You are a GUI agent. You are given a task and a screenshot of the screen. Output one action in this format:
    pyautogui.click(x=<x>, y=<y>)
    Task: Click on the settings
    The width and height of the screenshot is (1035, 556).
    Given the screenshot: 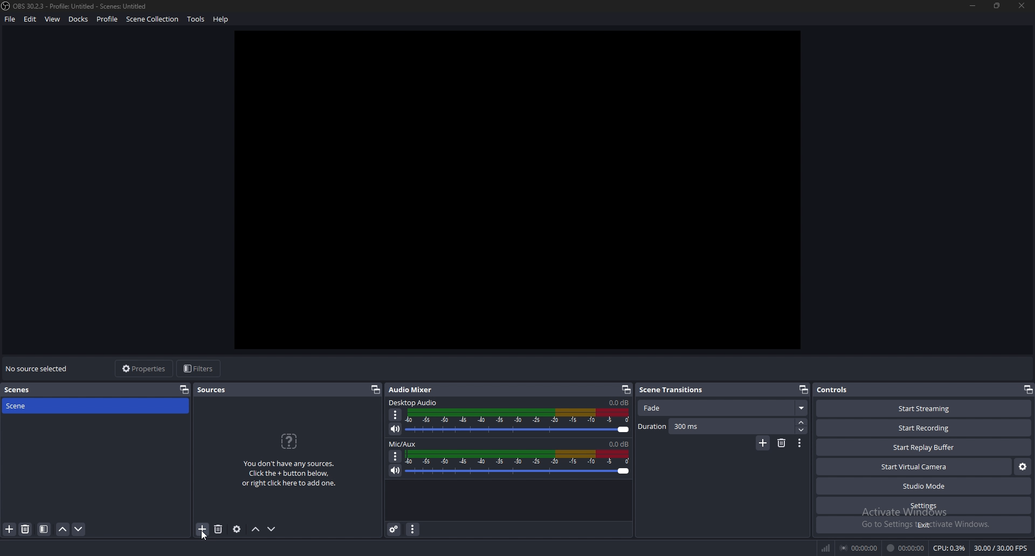 What is the action you would take?
    pyautogui.click(x=923, y=506)
    